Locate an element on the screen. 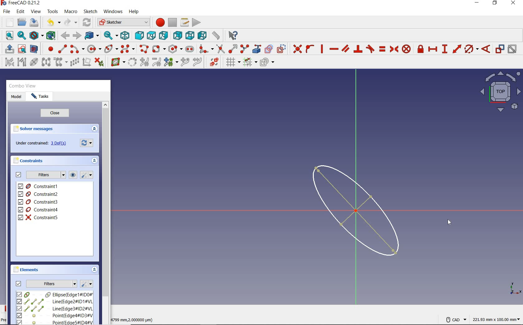  left is located at coordinates (202, 35).